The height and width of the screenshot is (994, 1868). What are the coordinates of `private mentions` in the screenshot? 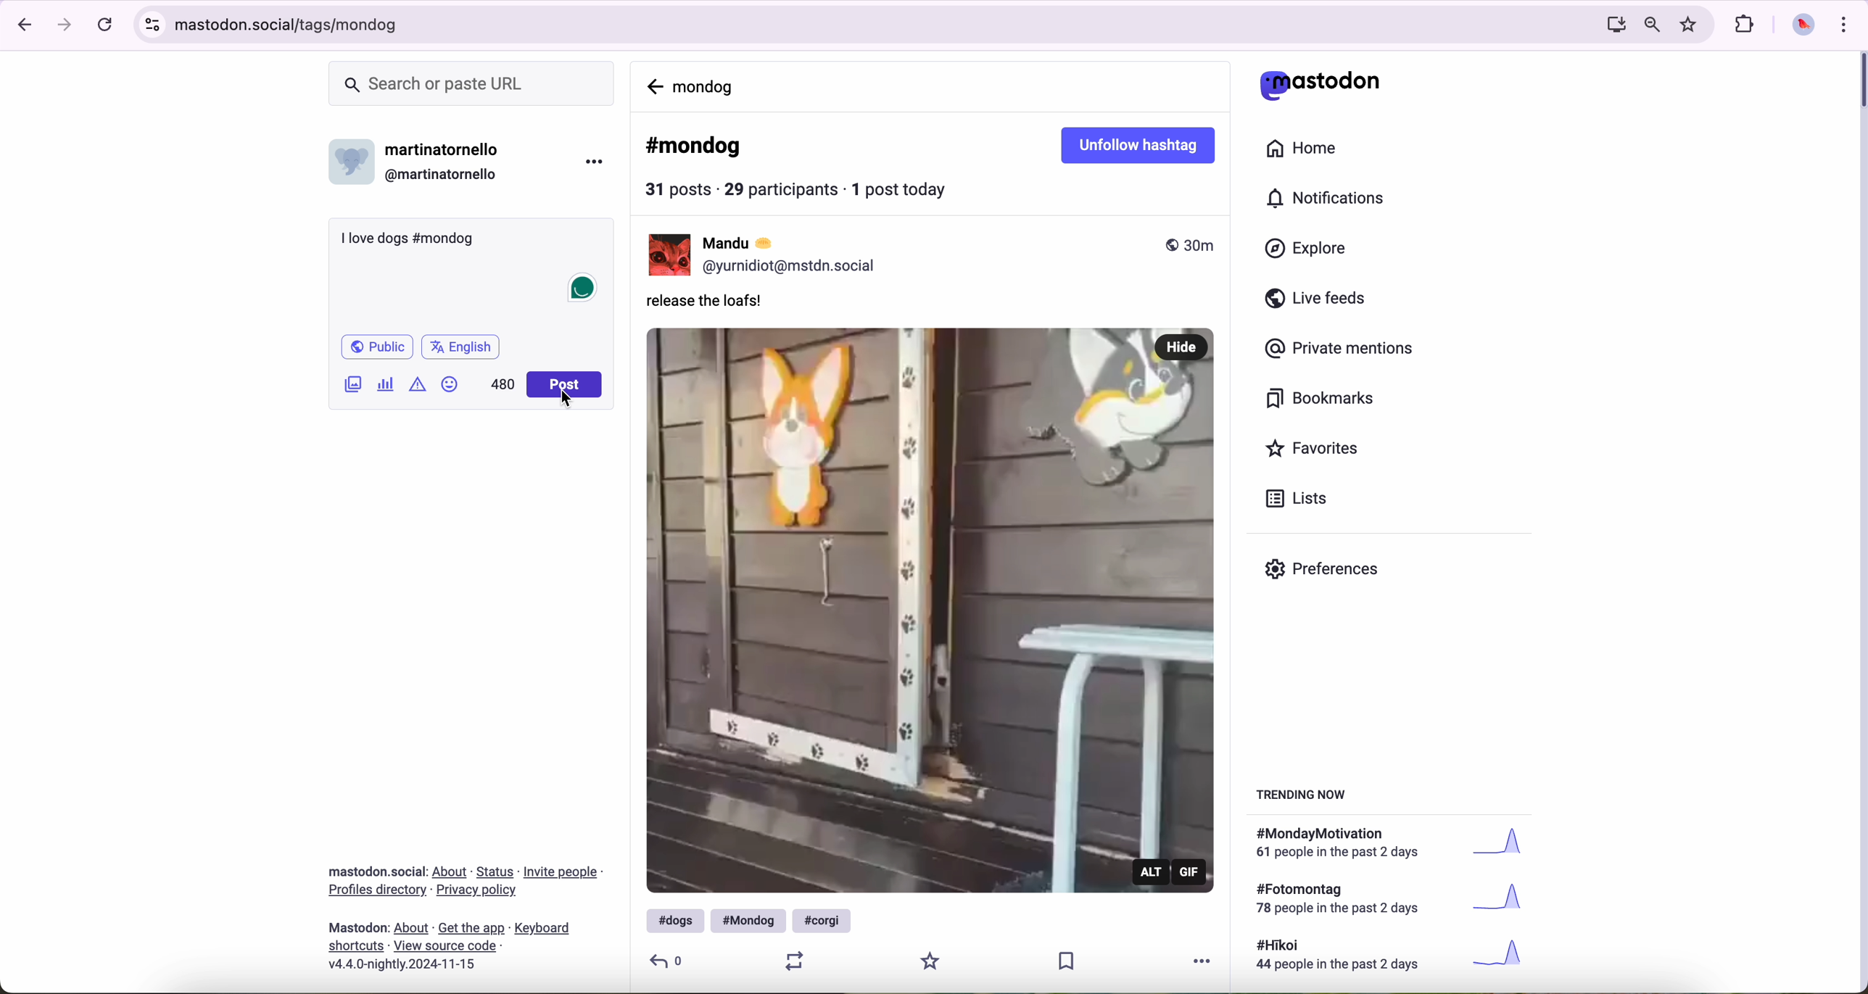 It's located at (1344, 350).